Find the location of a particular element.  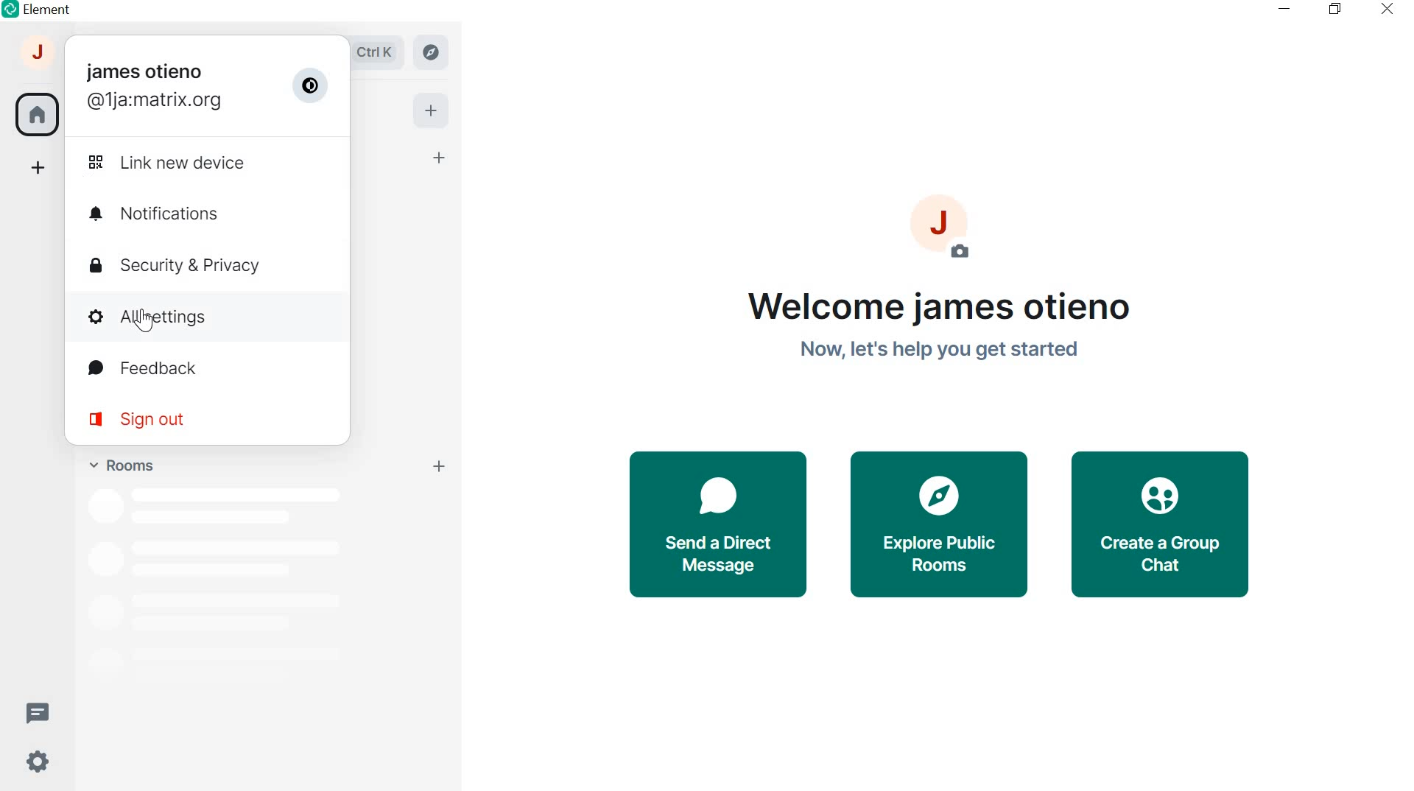

SWITCH TO DARK MODE is located at coordinates (313, 86).